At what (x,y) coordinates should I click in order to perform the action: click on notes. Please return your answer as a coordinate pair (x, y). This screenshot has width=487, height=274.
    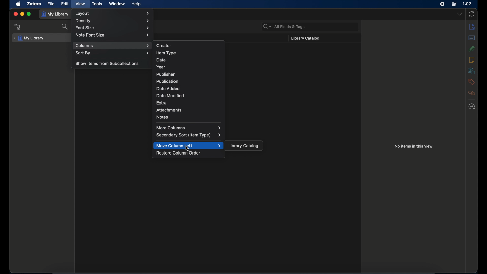
    Looking at the image, I should click on (471, 60).